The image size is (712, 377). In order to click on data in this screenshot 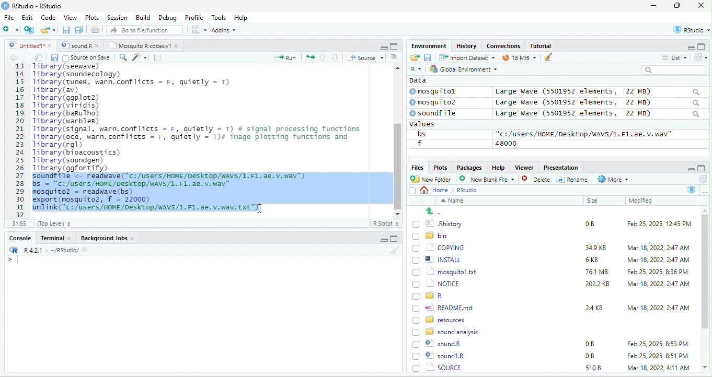, I will do `click(417, 80)`.